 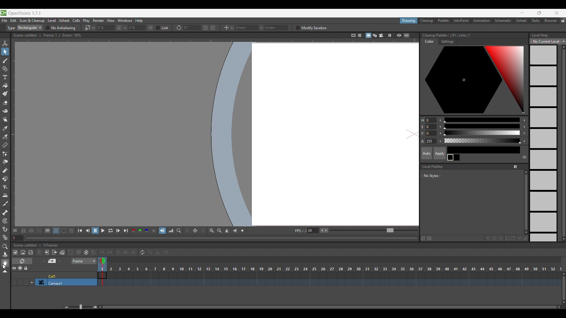 I want to click on Reframe on 1's, so click(x=118, y=252).